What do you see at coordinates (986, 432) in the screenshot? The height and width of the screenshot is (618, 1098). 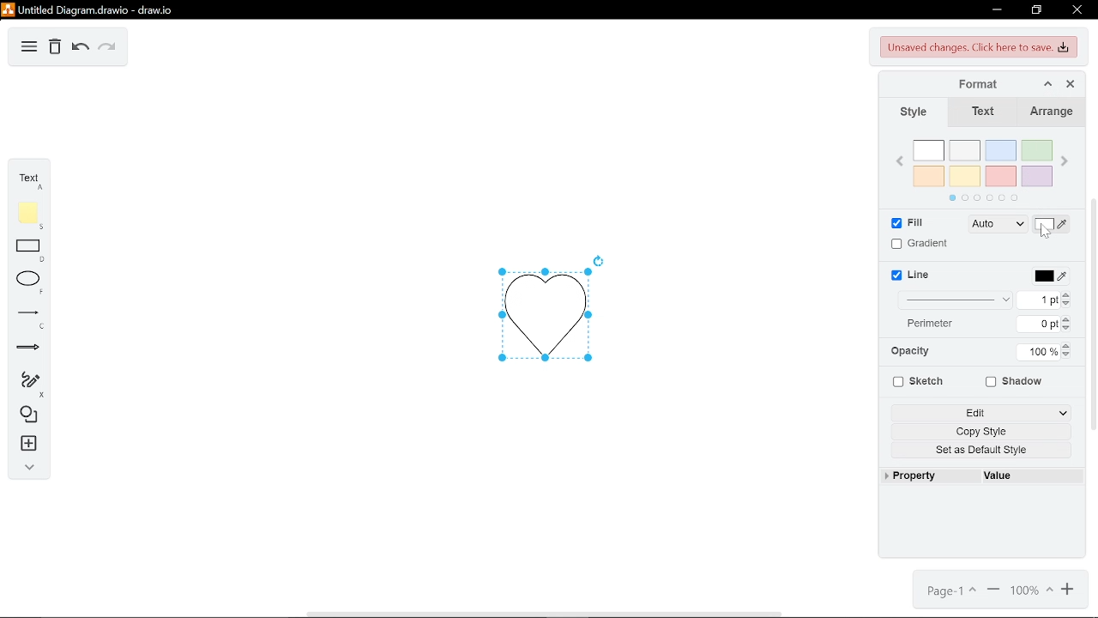 I see `copy style` at bounding box center [986, 432].